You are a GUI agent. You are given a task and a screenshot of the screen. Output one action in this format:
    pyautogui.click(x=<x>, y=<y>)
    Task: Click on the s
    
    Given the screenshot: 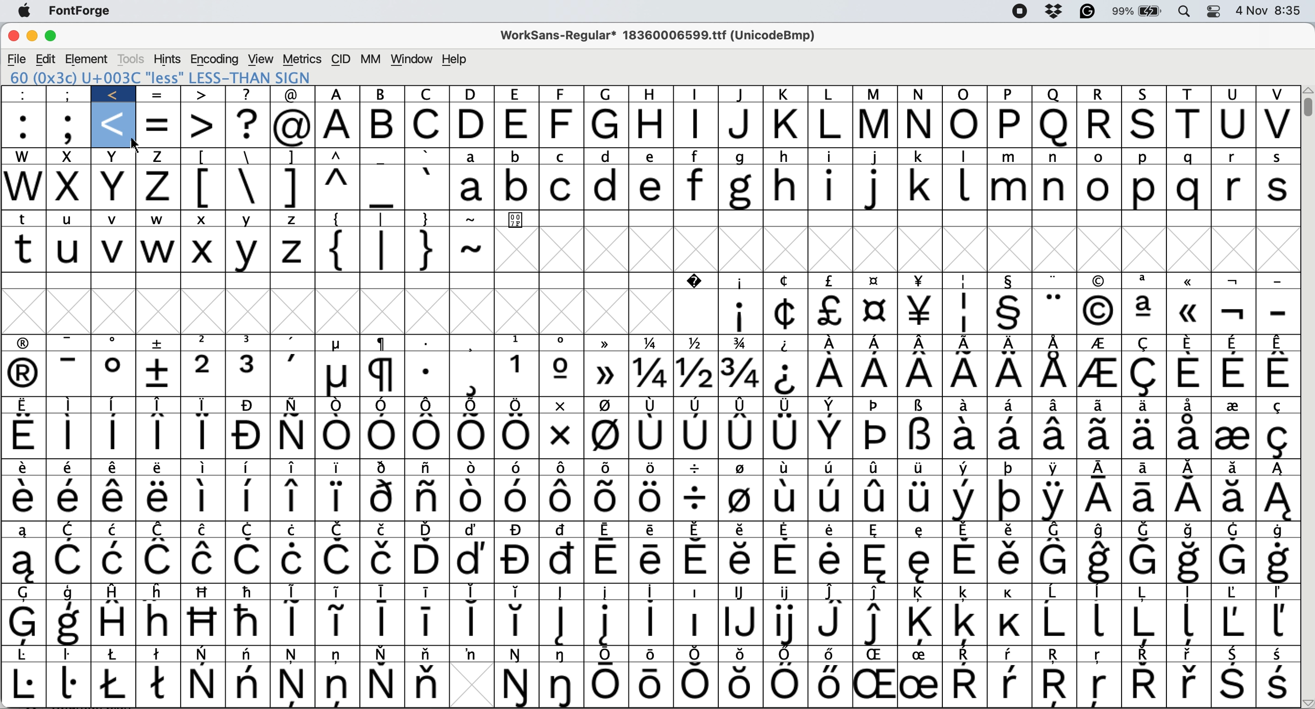 What is the action you would take?
    pyautogui.click(x=1278, y=189)
    